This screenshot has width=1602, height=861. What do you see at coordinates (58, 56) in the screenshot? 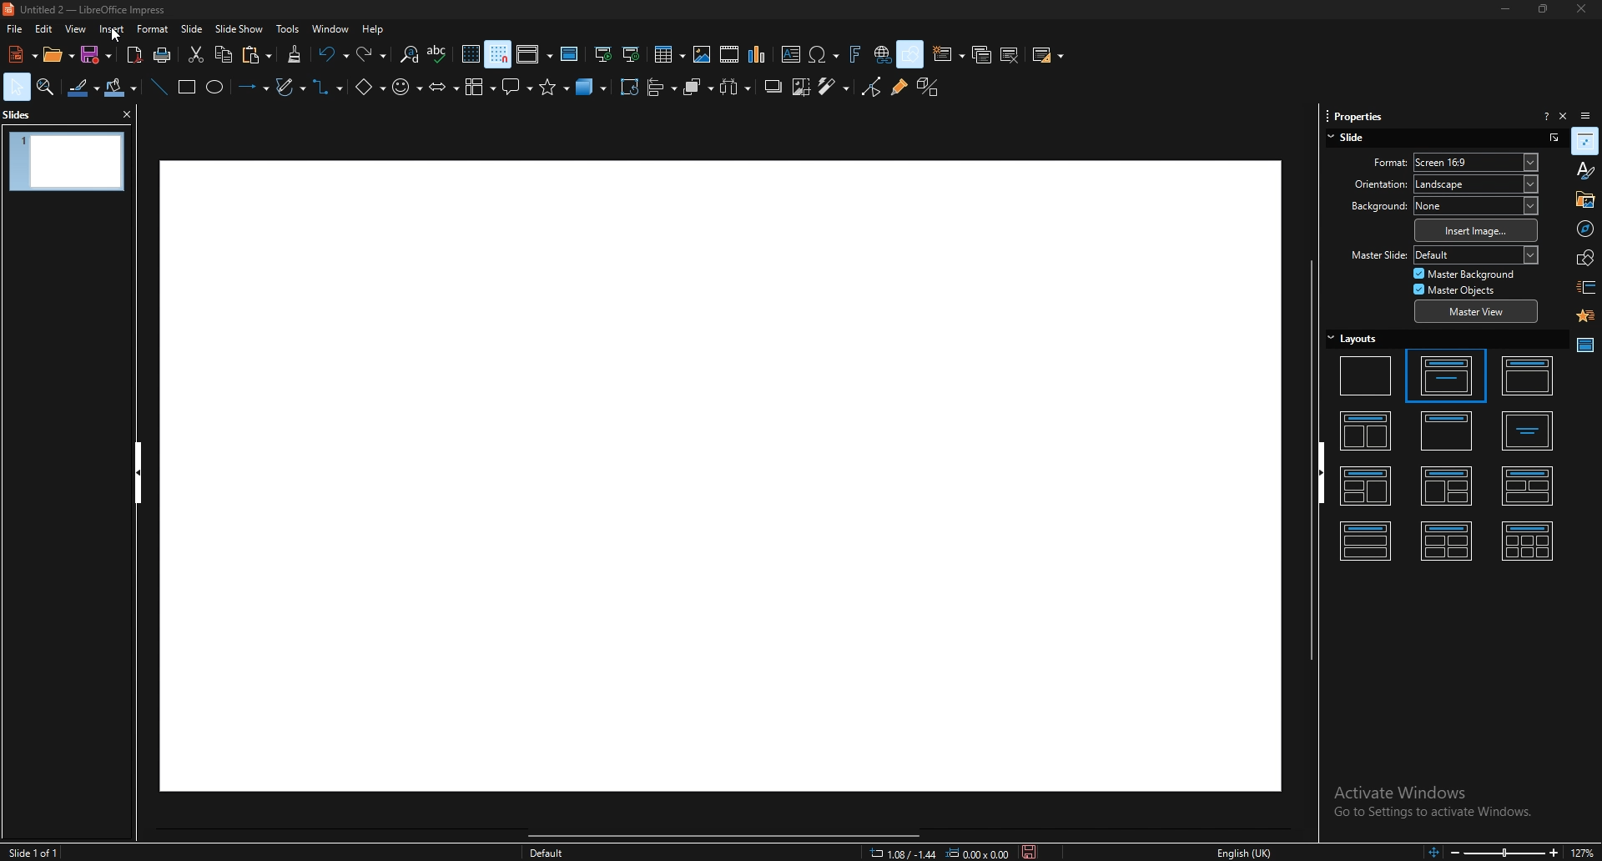
I see `open` at bounding box center [58, 56].